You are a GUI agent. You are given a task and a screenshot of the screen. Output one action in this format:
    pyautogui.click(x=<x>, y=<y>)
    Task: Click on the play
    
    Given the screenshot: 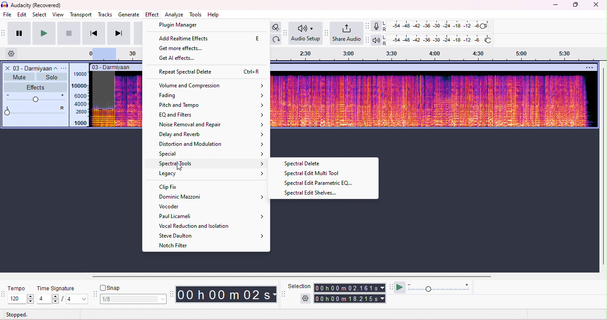 What is the action you would take?
    pyautogui.click(x=44, y=33)
    